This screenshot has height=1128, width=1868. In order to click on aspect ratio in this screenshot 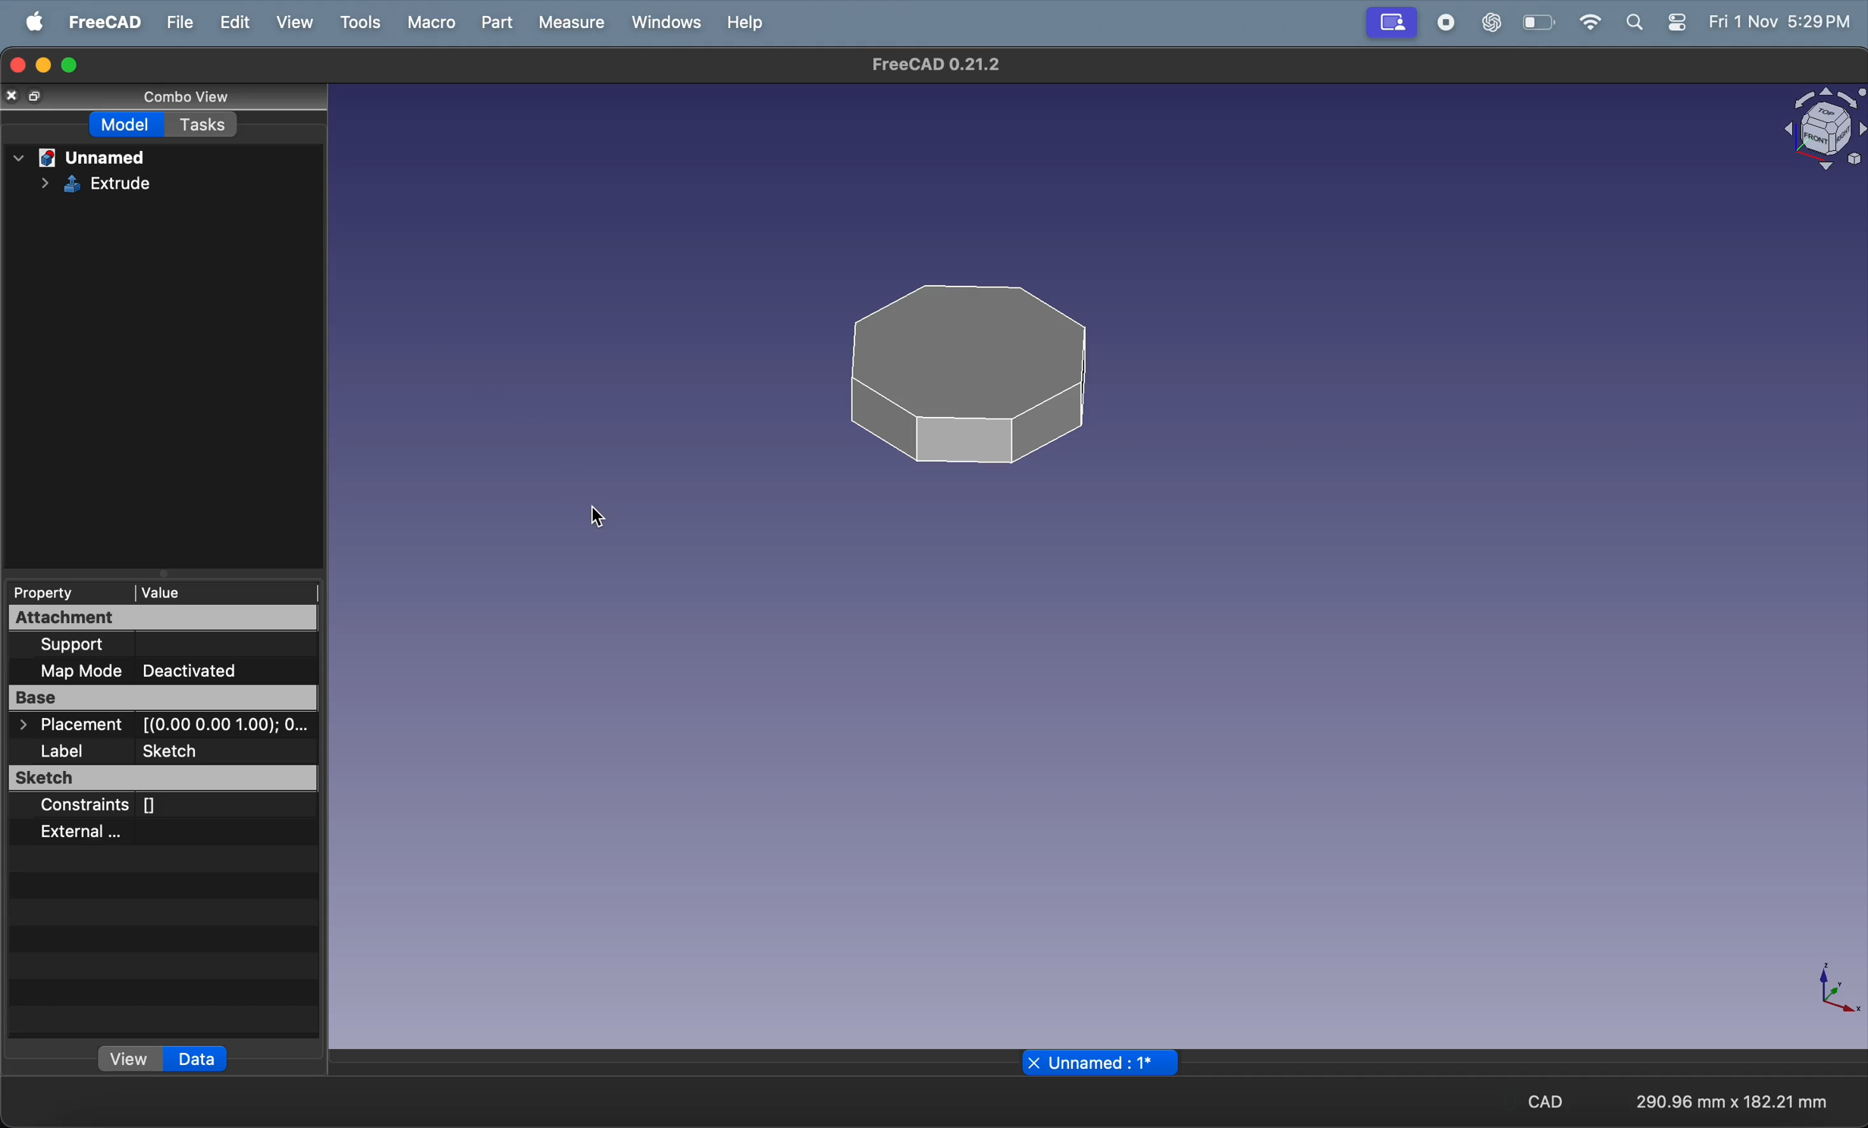, I will do `click(1735, 1100)`.